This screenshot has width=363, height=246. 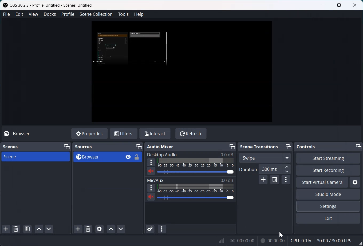 What do you see at coordinates (160, 146) in the screenshot?
I see `Audio Mixer` at bounding box center [160, 146].